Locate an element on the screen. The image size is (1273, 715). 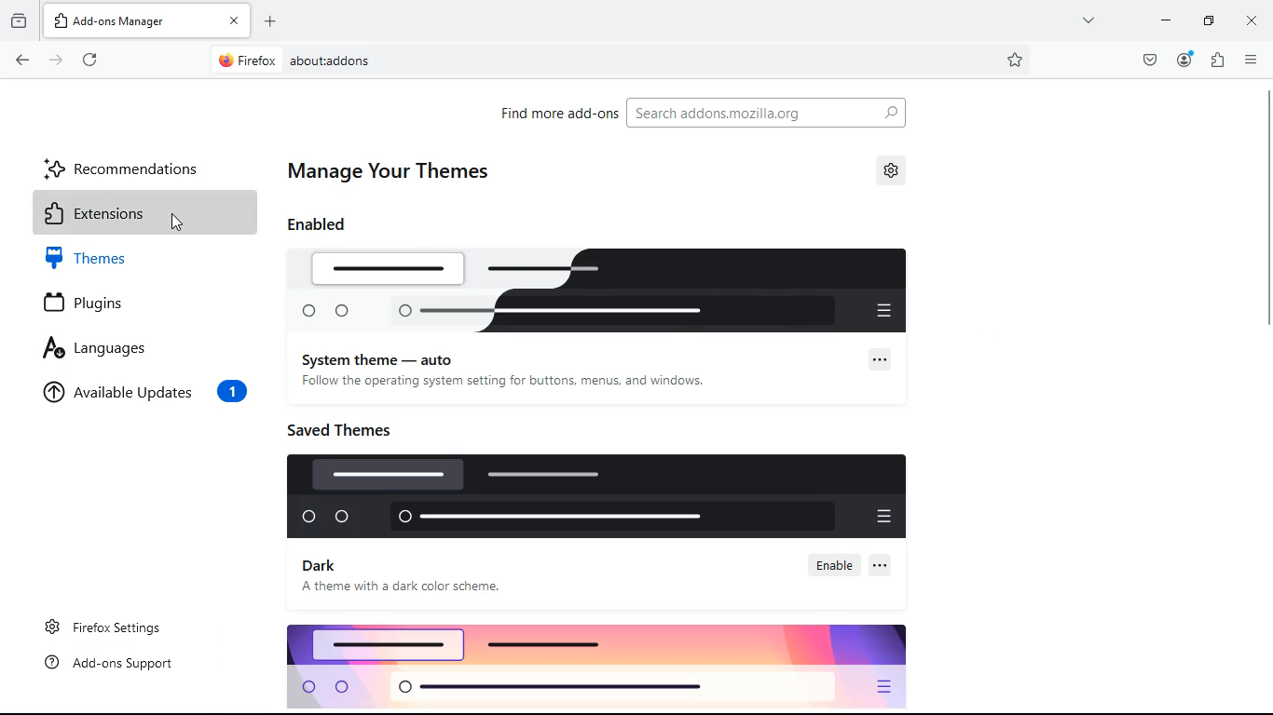
settings is located at coordinates (892, 169).